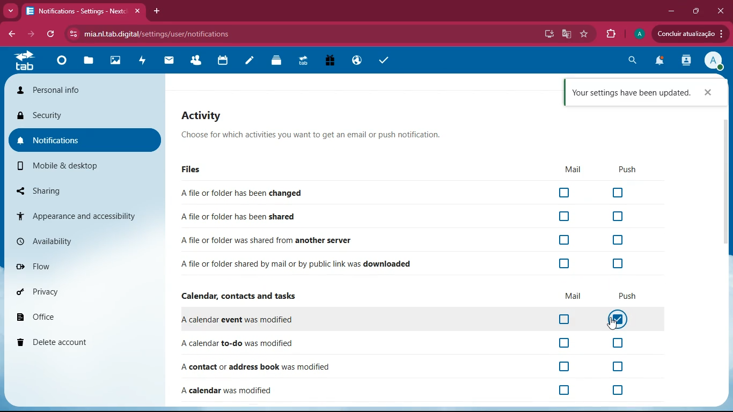 The width and height of the screenshot is (733, 412). Describe the element at coordinates (640, 33) in the screenshot. I see `Profile` at that location.